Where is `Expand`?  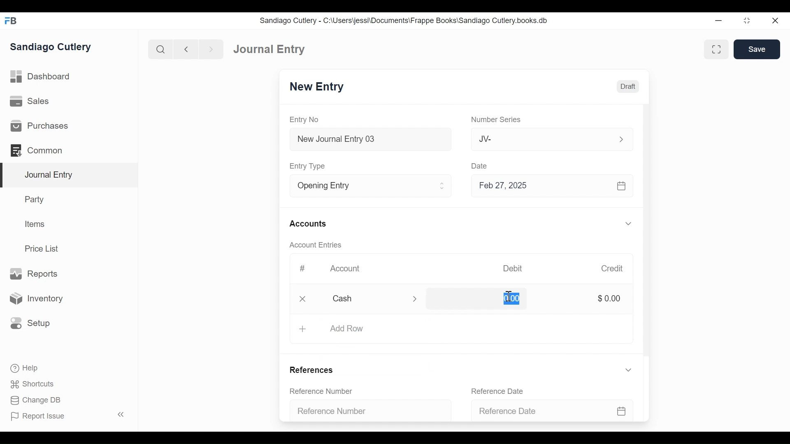 Expand is located at coordinates (630, 223).